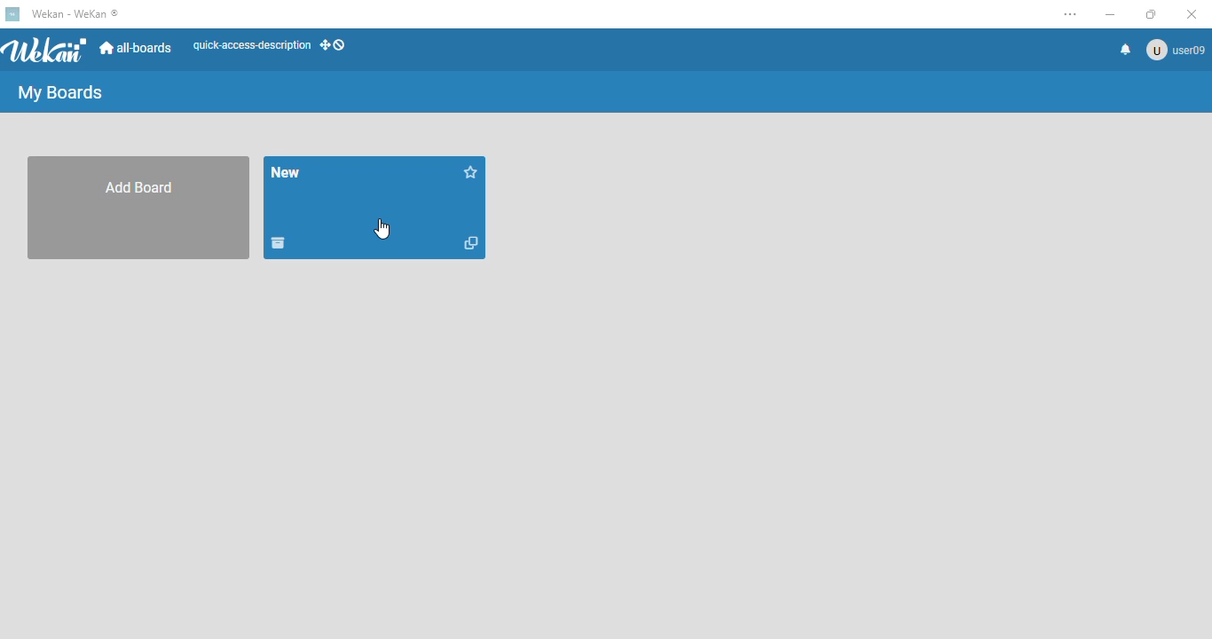 The height and width of the screenshot is (639, 1212). What do you see at coordinates (285, 171) in the screenshot?
I see `board name` at bounding box center [285, 171].